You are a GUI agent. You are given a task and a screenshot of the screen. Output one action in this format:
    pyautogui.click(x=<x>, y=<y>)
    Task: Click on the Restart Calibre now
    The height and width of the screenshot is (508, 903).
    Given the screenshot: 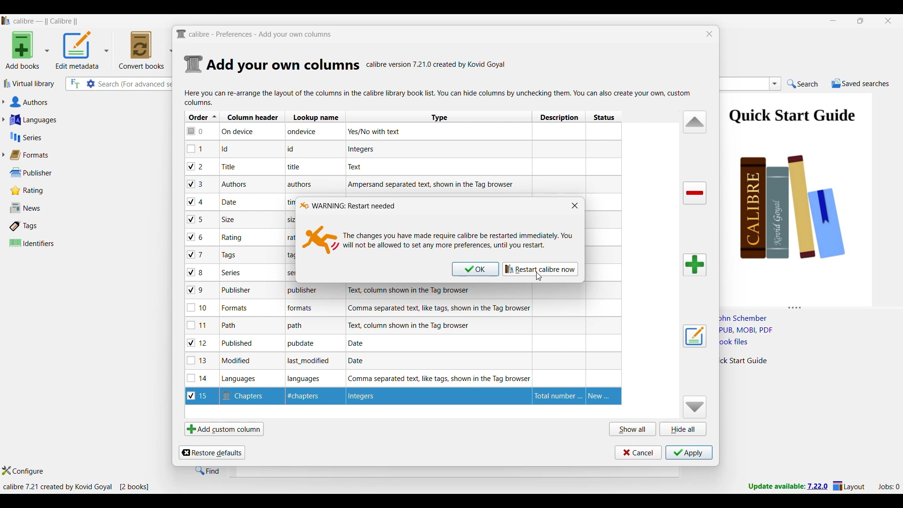 What is the action you would take?
    pyautogui.click(x=540, y=269)
    